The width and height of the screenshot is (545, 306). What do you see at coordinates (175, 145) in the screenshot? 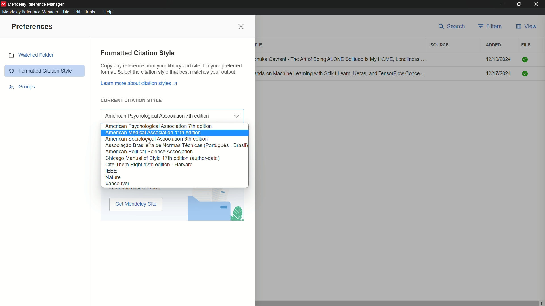
I see `Associação Brasil de Normas Tecnicas` at bounding box center [175, 145].